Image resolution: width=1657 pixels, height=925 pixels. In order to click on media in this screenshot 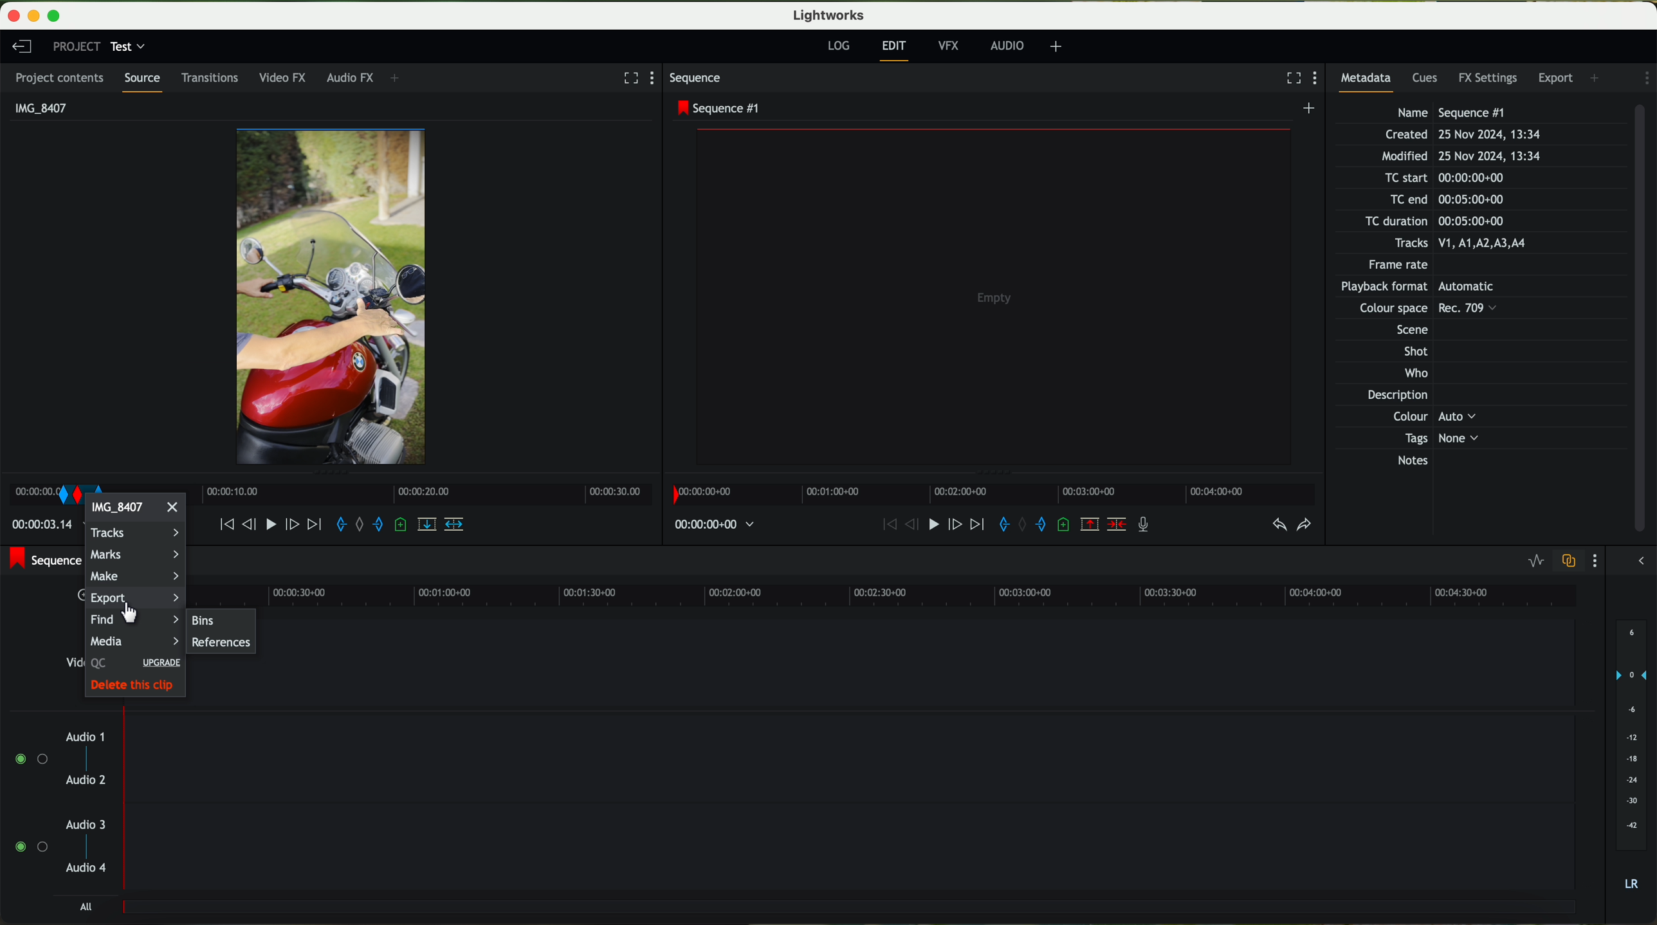, I will do `click(134, 641)`.